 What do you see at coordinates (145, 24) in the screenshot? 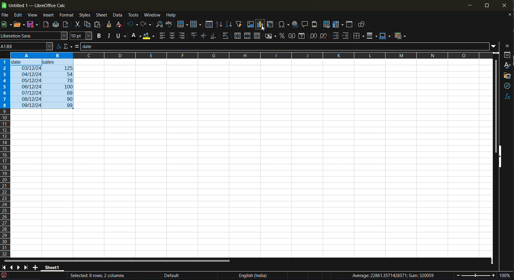
I see `redo` at bounding box center [145, 24].